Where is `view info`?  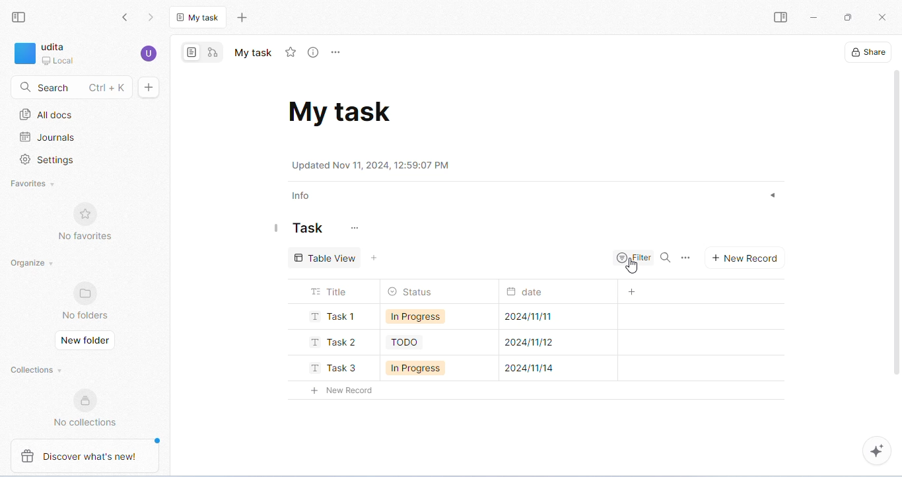 view info is located at coordinates (315, 53).